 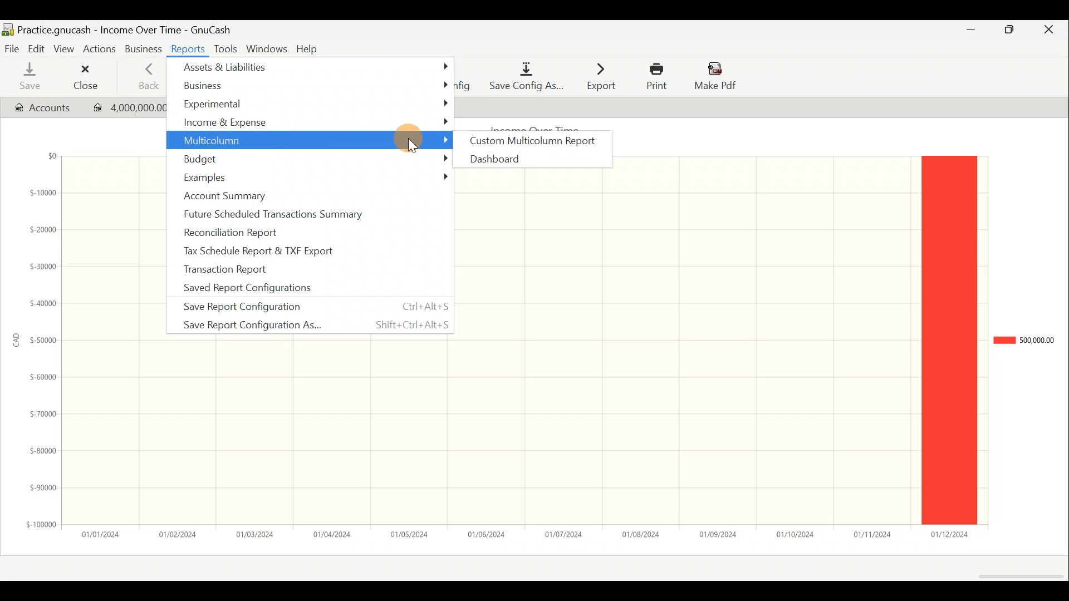 I want to click on Export, so click(x=595, y=76).